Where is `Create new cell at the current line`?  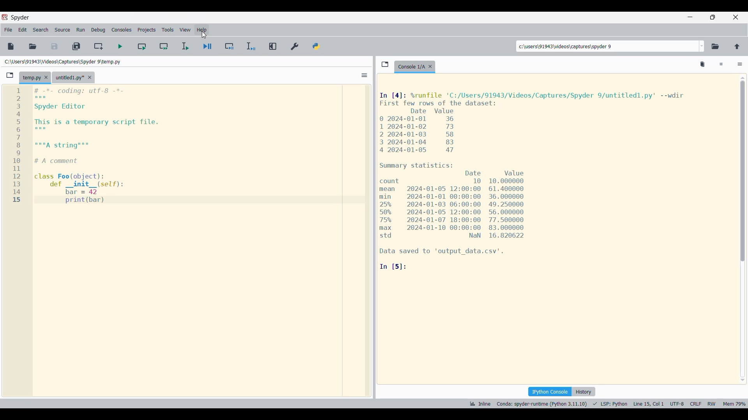 Create new cell at the current line is located at coordinates (98, 46).